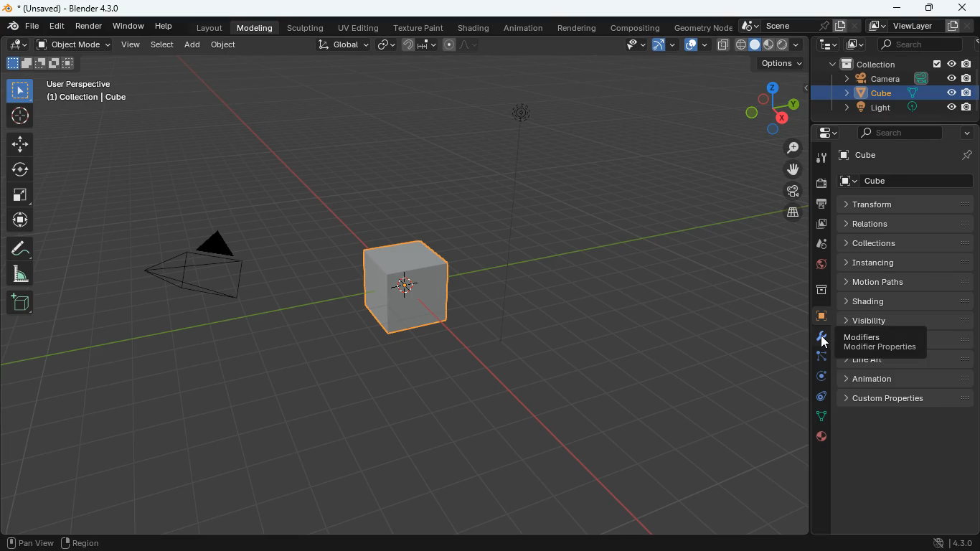  Describe the element at coordinates (525, 28) in the screenshot. I see `animation` at that location.